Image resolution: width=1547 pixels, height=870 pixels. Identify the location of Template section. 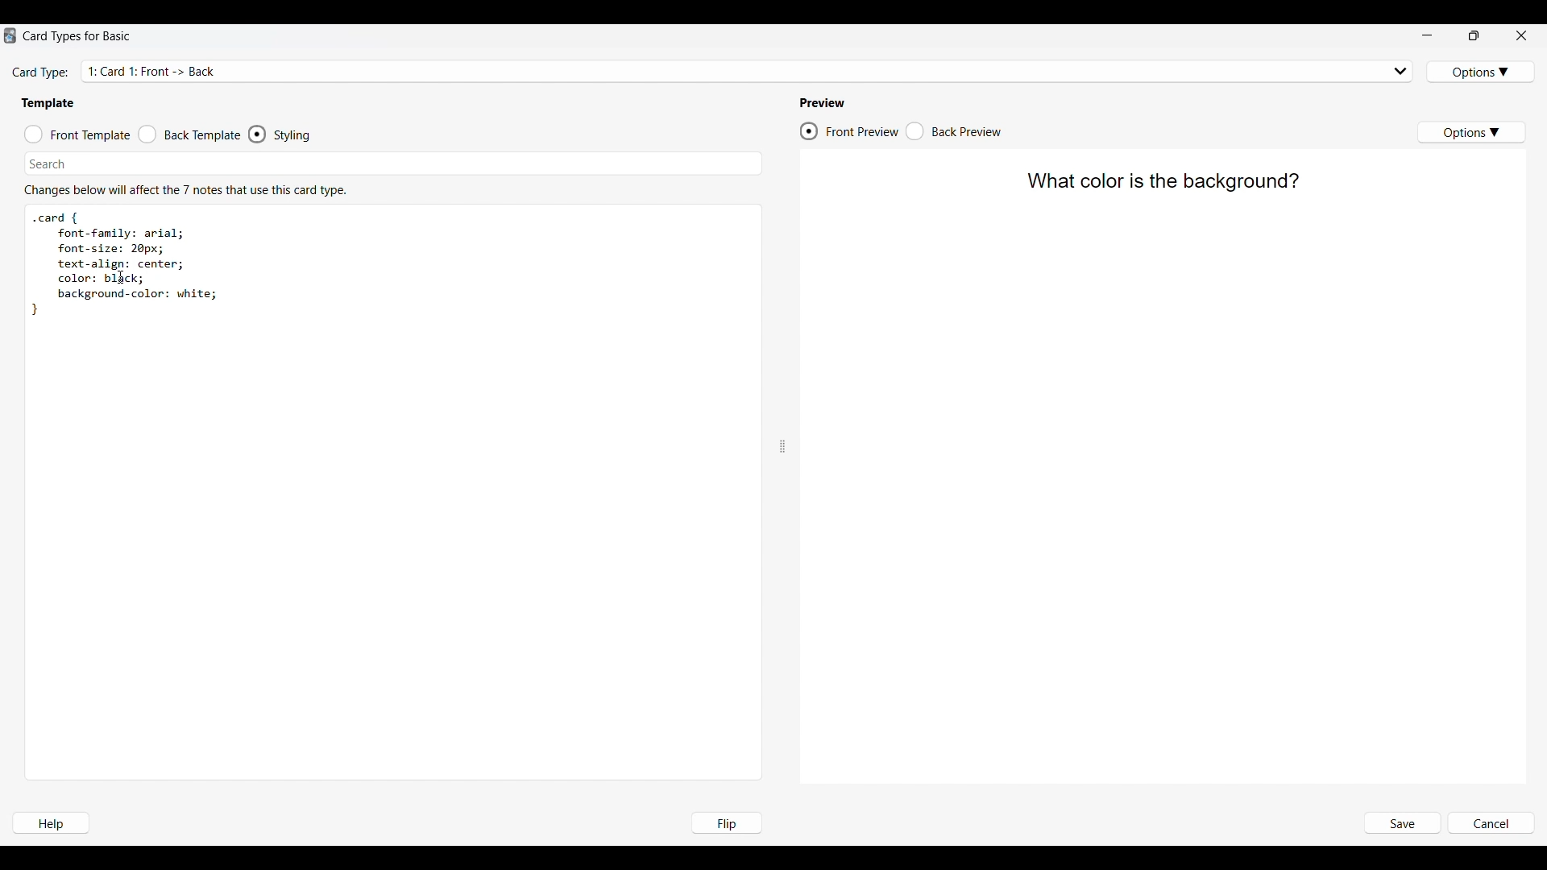
(48, 103).